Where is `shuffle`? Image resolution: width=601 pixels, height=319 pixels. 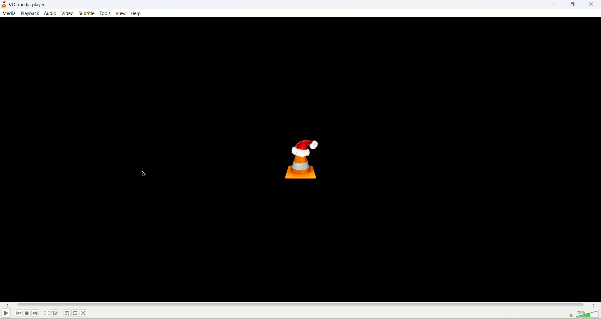 shuffle is located at coordinates (84, 313).